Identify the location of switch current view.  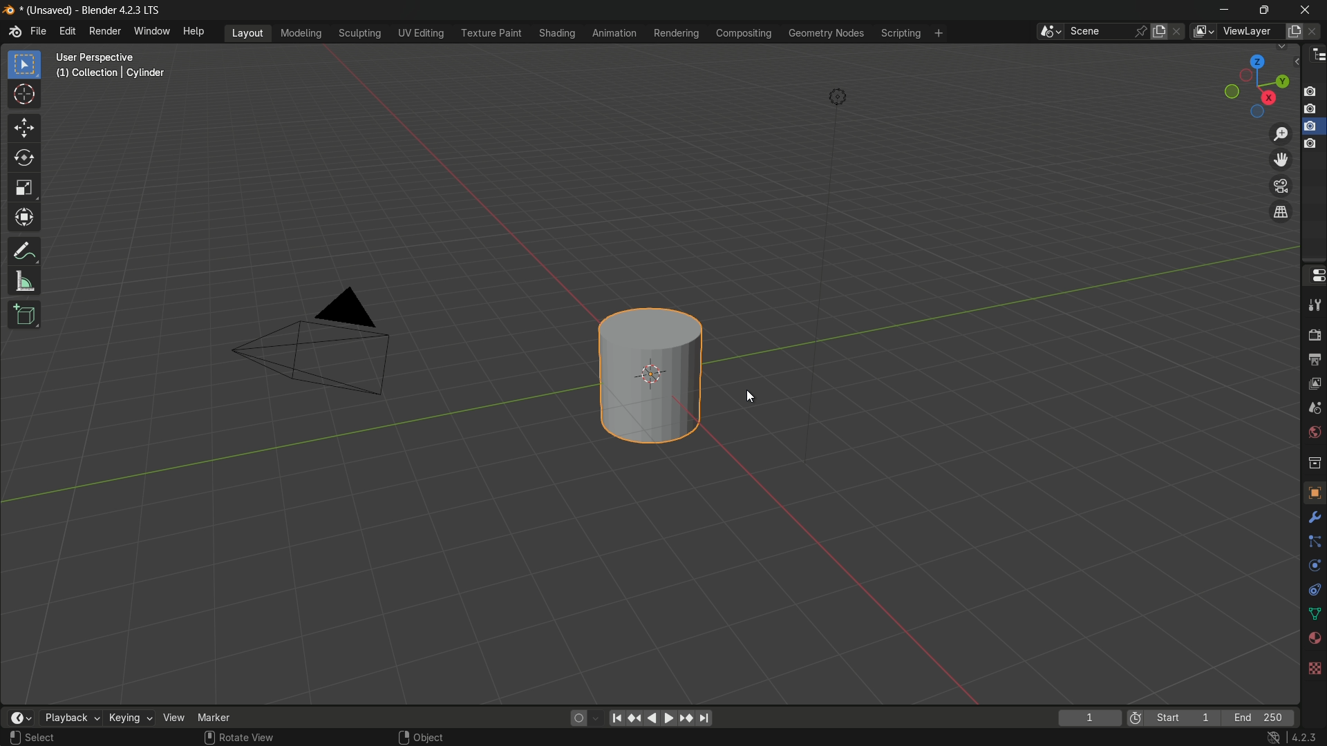
(1281, 211).